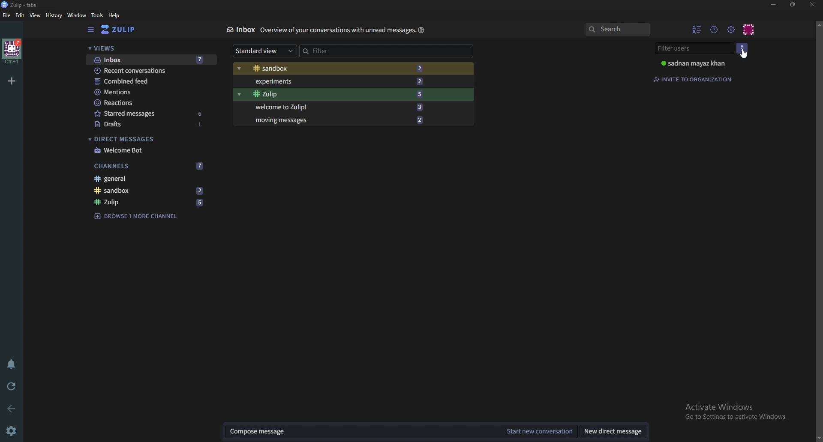 The image size is (823, 442). I want to click on Personal menu, so click(748, 28).